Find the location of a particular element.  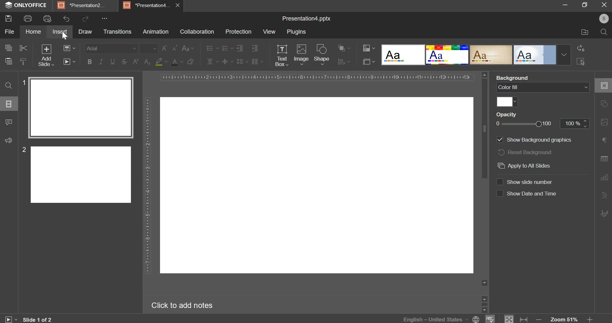

animation is located at coordinates (156, 32).